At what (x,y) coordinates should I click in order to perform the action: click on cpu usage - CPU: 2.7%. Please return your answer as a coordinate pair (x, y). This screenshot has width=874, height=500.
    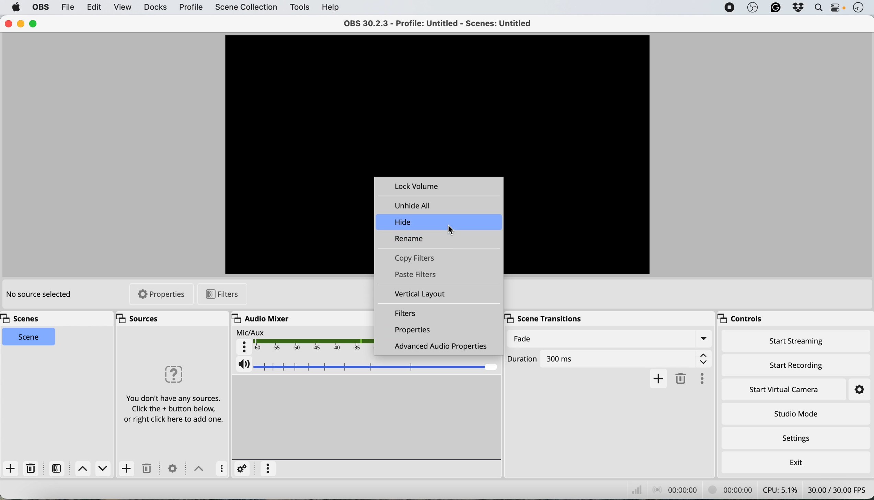
    Looking at the image, I should click on (783, 490).